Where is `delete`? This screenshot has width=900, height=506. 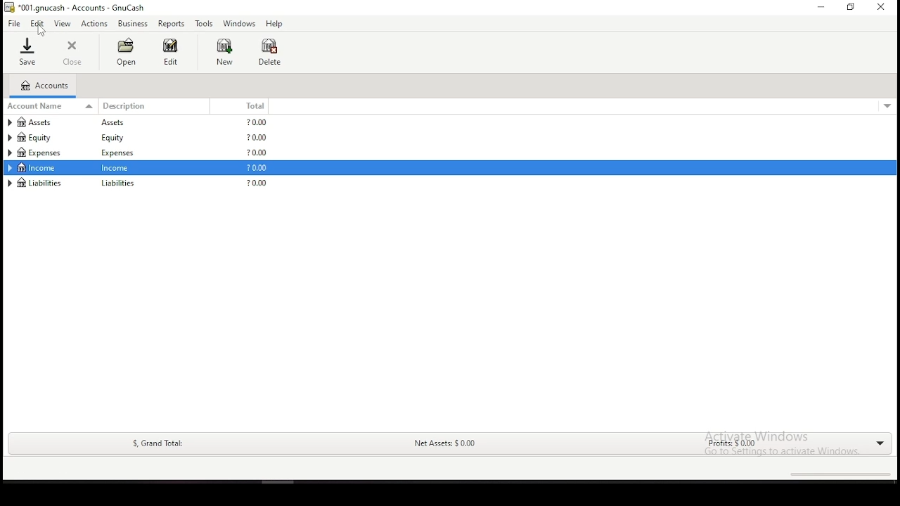 delete is located at coordinates (270, 52).